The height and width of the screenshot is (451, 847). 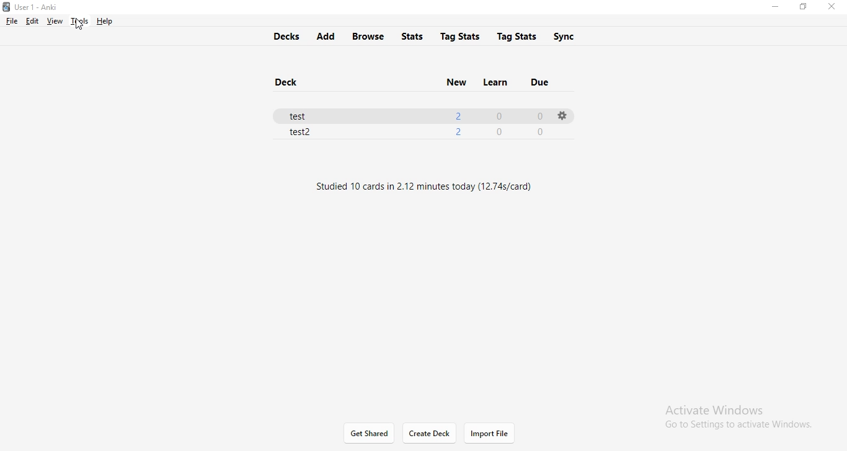 I want to click on learn, so click(x=494, y=81).